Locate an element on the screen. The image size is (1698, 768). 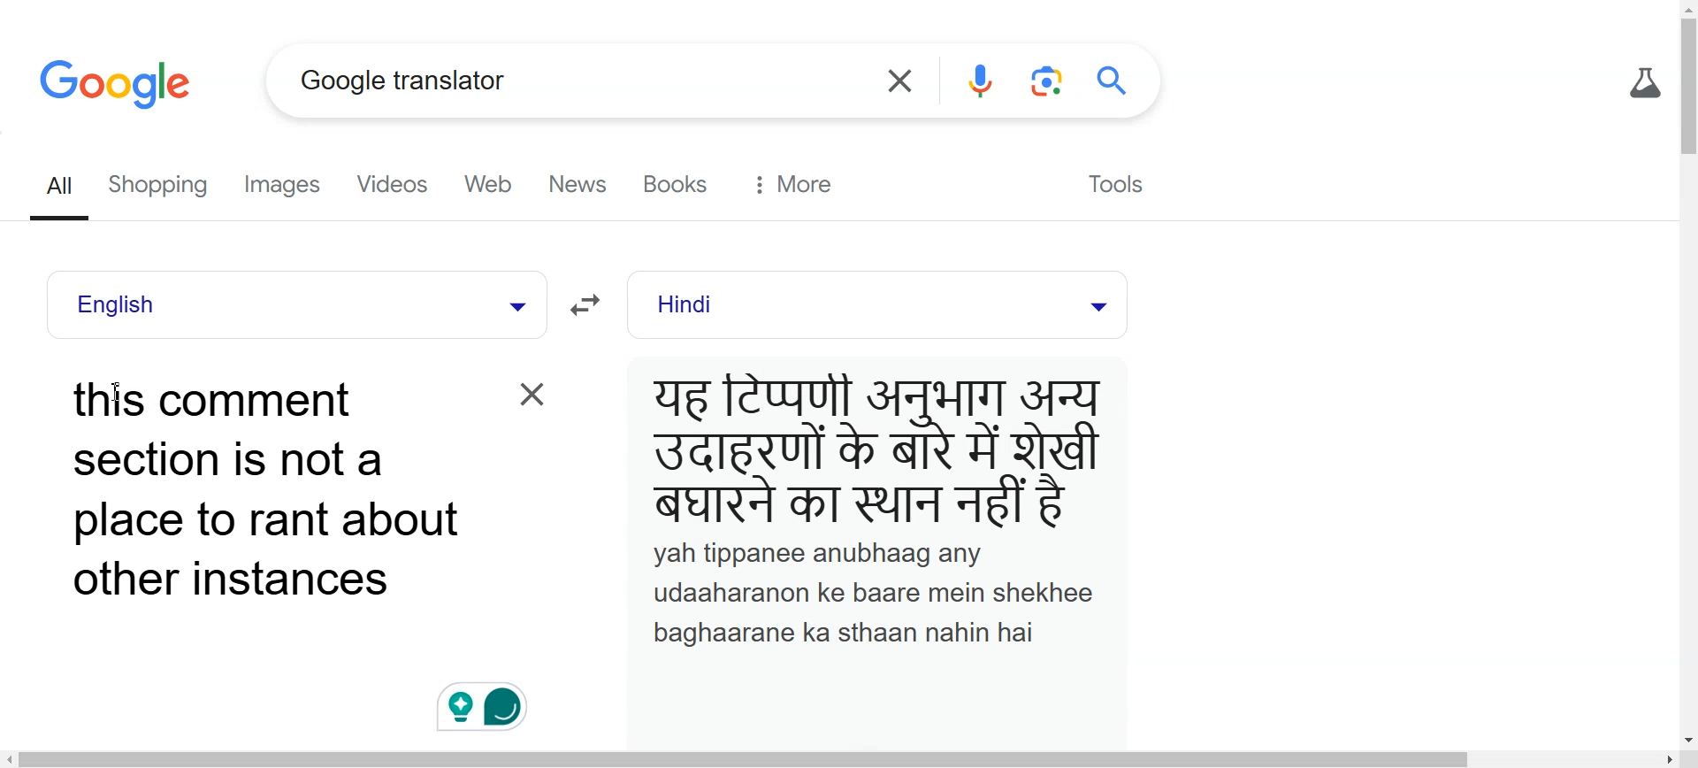
Search by Image is located at coordinates (1050, 81).